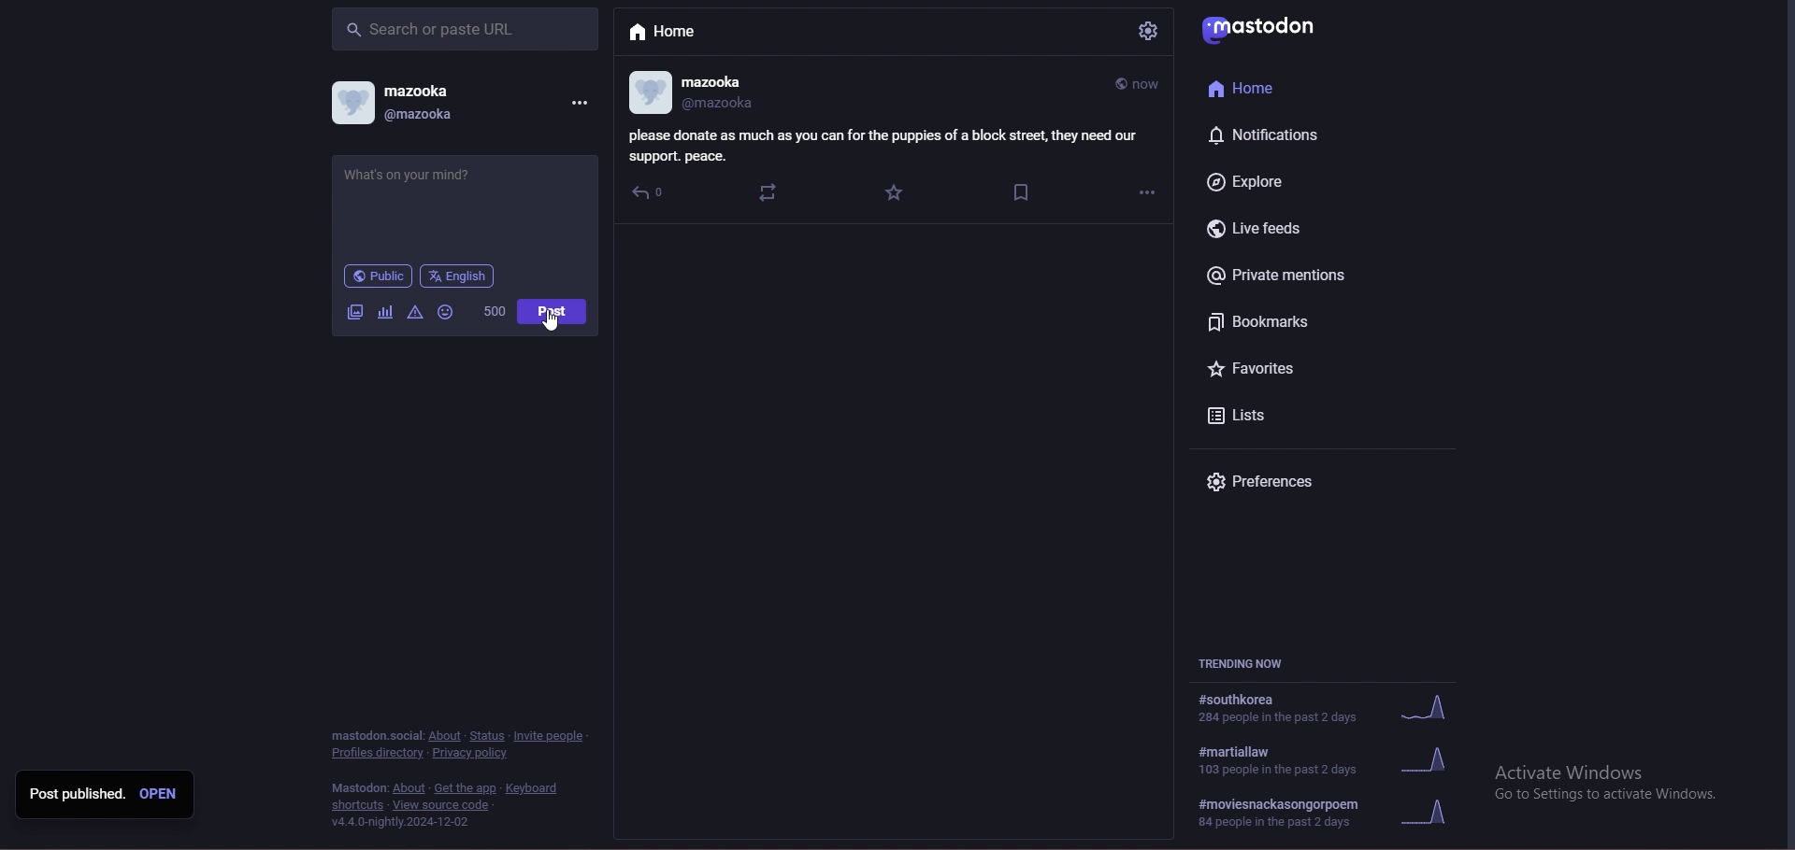  I want to click on post published, so click(73, 796).